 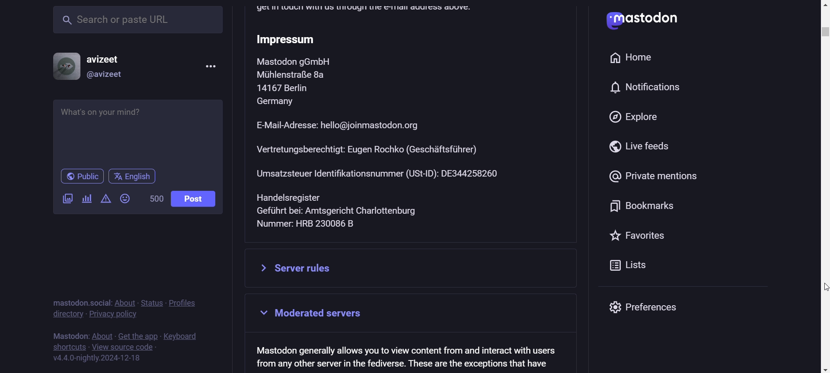 What do you see at coordinates (79, 298) in the screenshot?
I see `text` at bounding box center [79, 298].